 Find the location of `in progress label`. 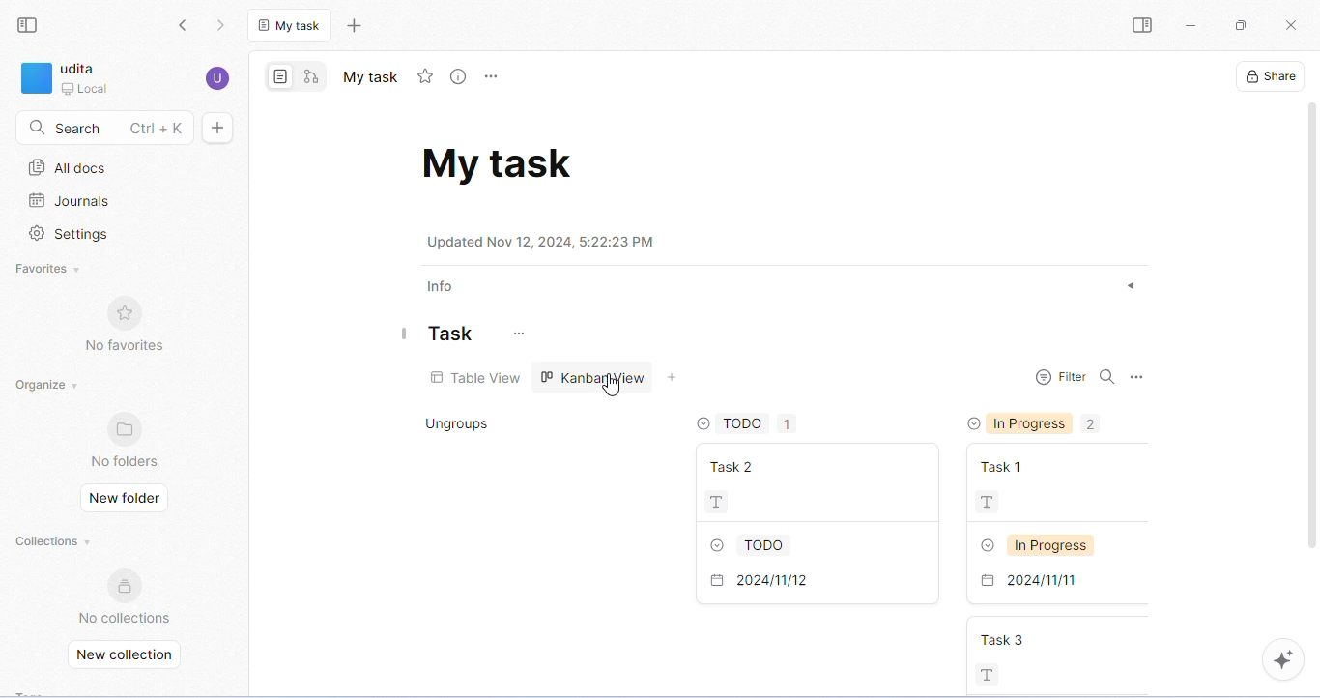

in progress label is located at coordinates (1047, 424).